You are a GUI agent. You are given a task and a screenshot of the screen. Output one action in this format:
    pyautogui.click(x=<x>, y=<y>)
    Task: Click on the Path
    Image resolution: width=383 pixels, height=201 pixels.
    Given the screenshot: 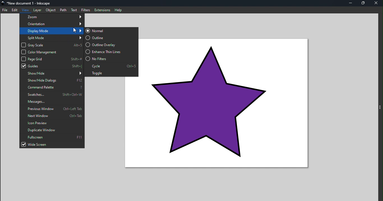 What is the action you would take?
    pyautogui.click(x=63, y=9)
    